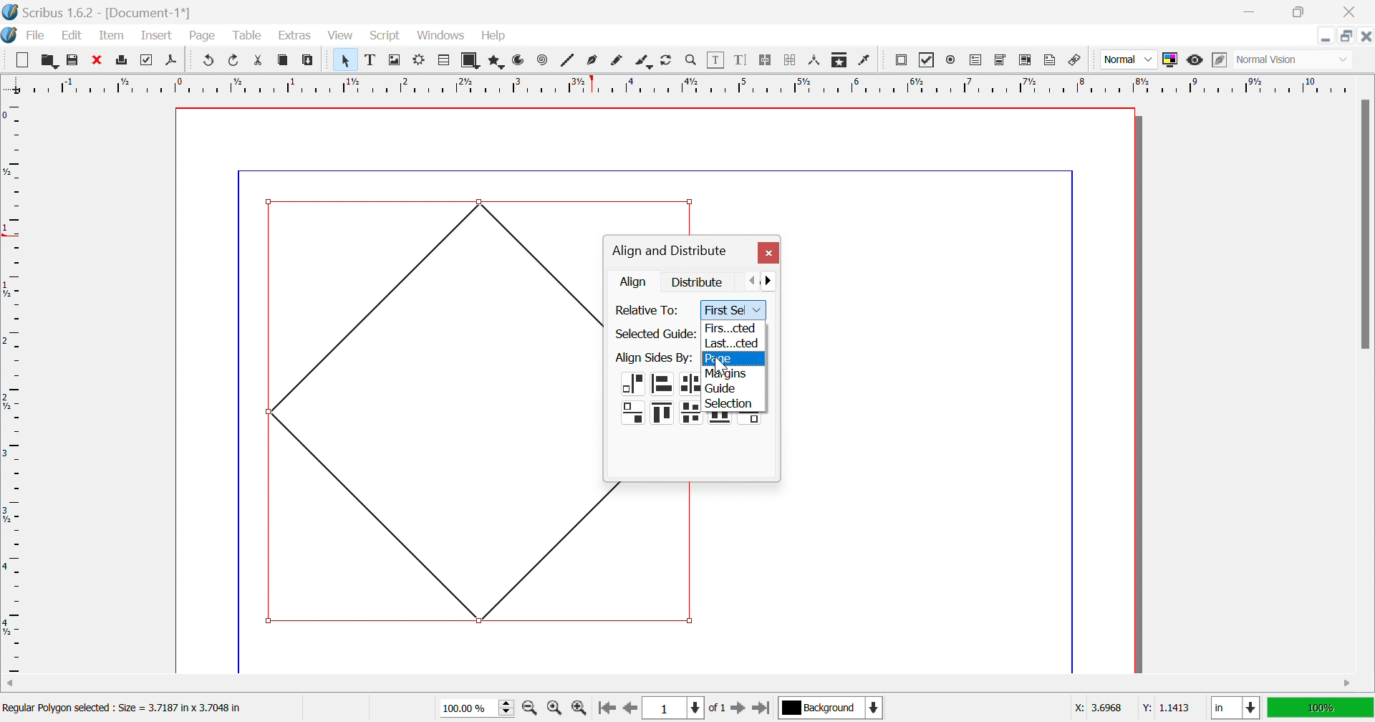 Image resolution: width=1375 pixels, height=722 pixels. I want to click on File, so click(37, 37).